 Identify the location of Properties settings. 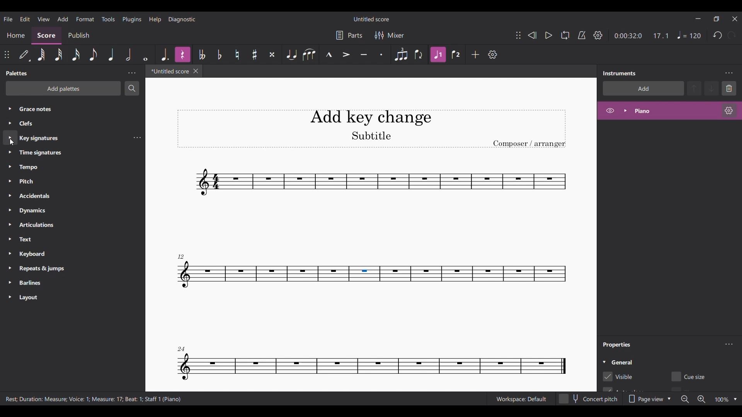
(729, 344).